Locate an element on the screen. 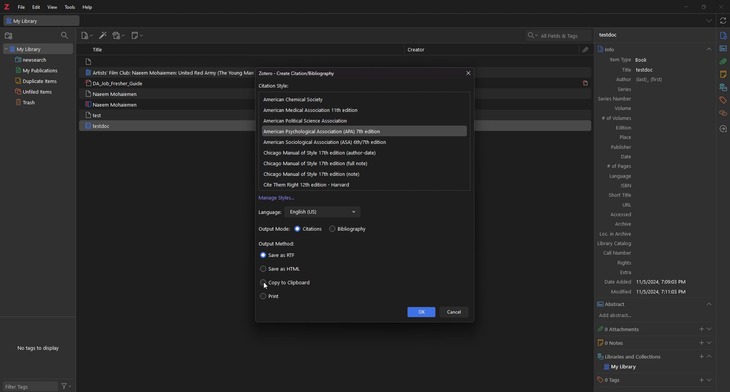 The image size is (730, 392). close is located at coordinates (467, 73).